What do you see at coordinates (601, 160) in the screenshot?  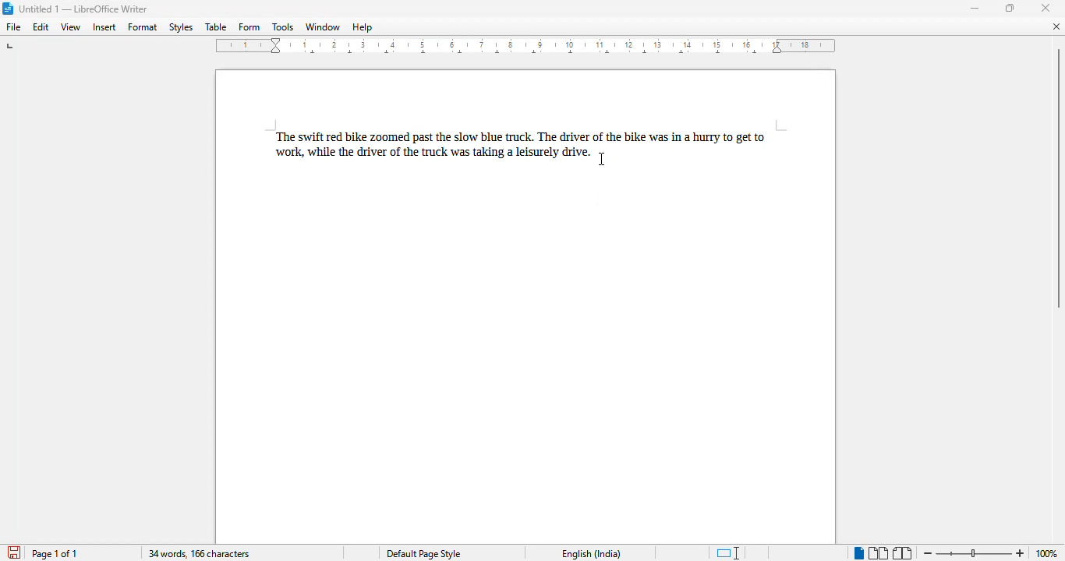 I see `cursor` at bounding box center [601, 160].